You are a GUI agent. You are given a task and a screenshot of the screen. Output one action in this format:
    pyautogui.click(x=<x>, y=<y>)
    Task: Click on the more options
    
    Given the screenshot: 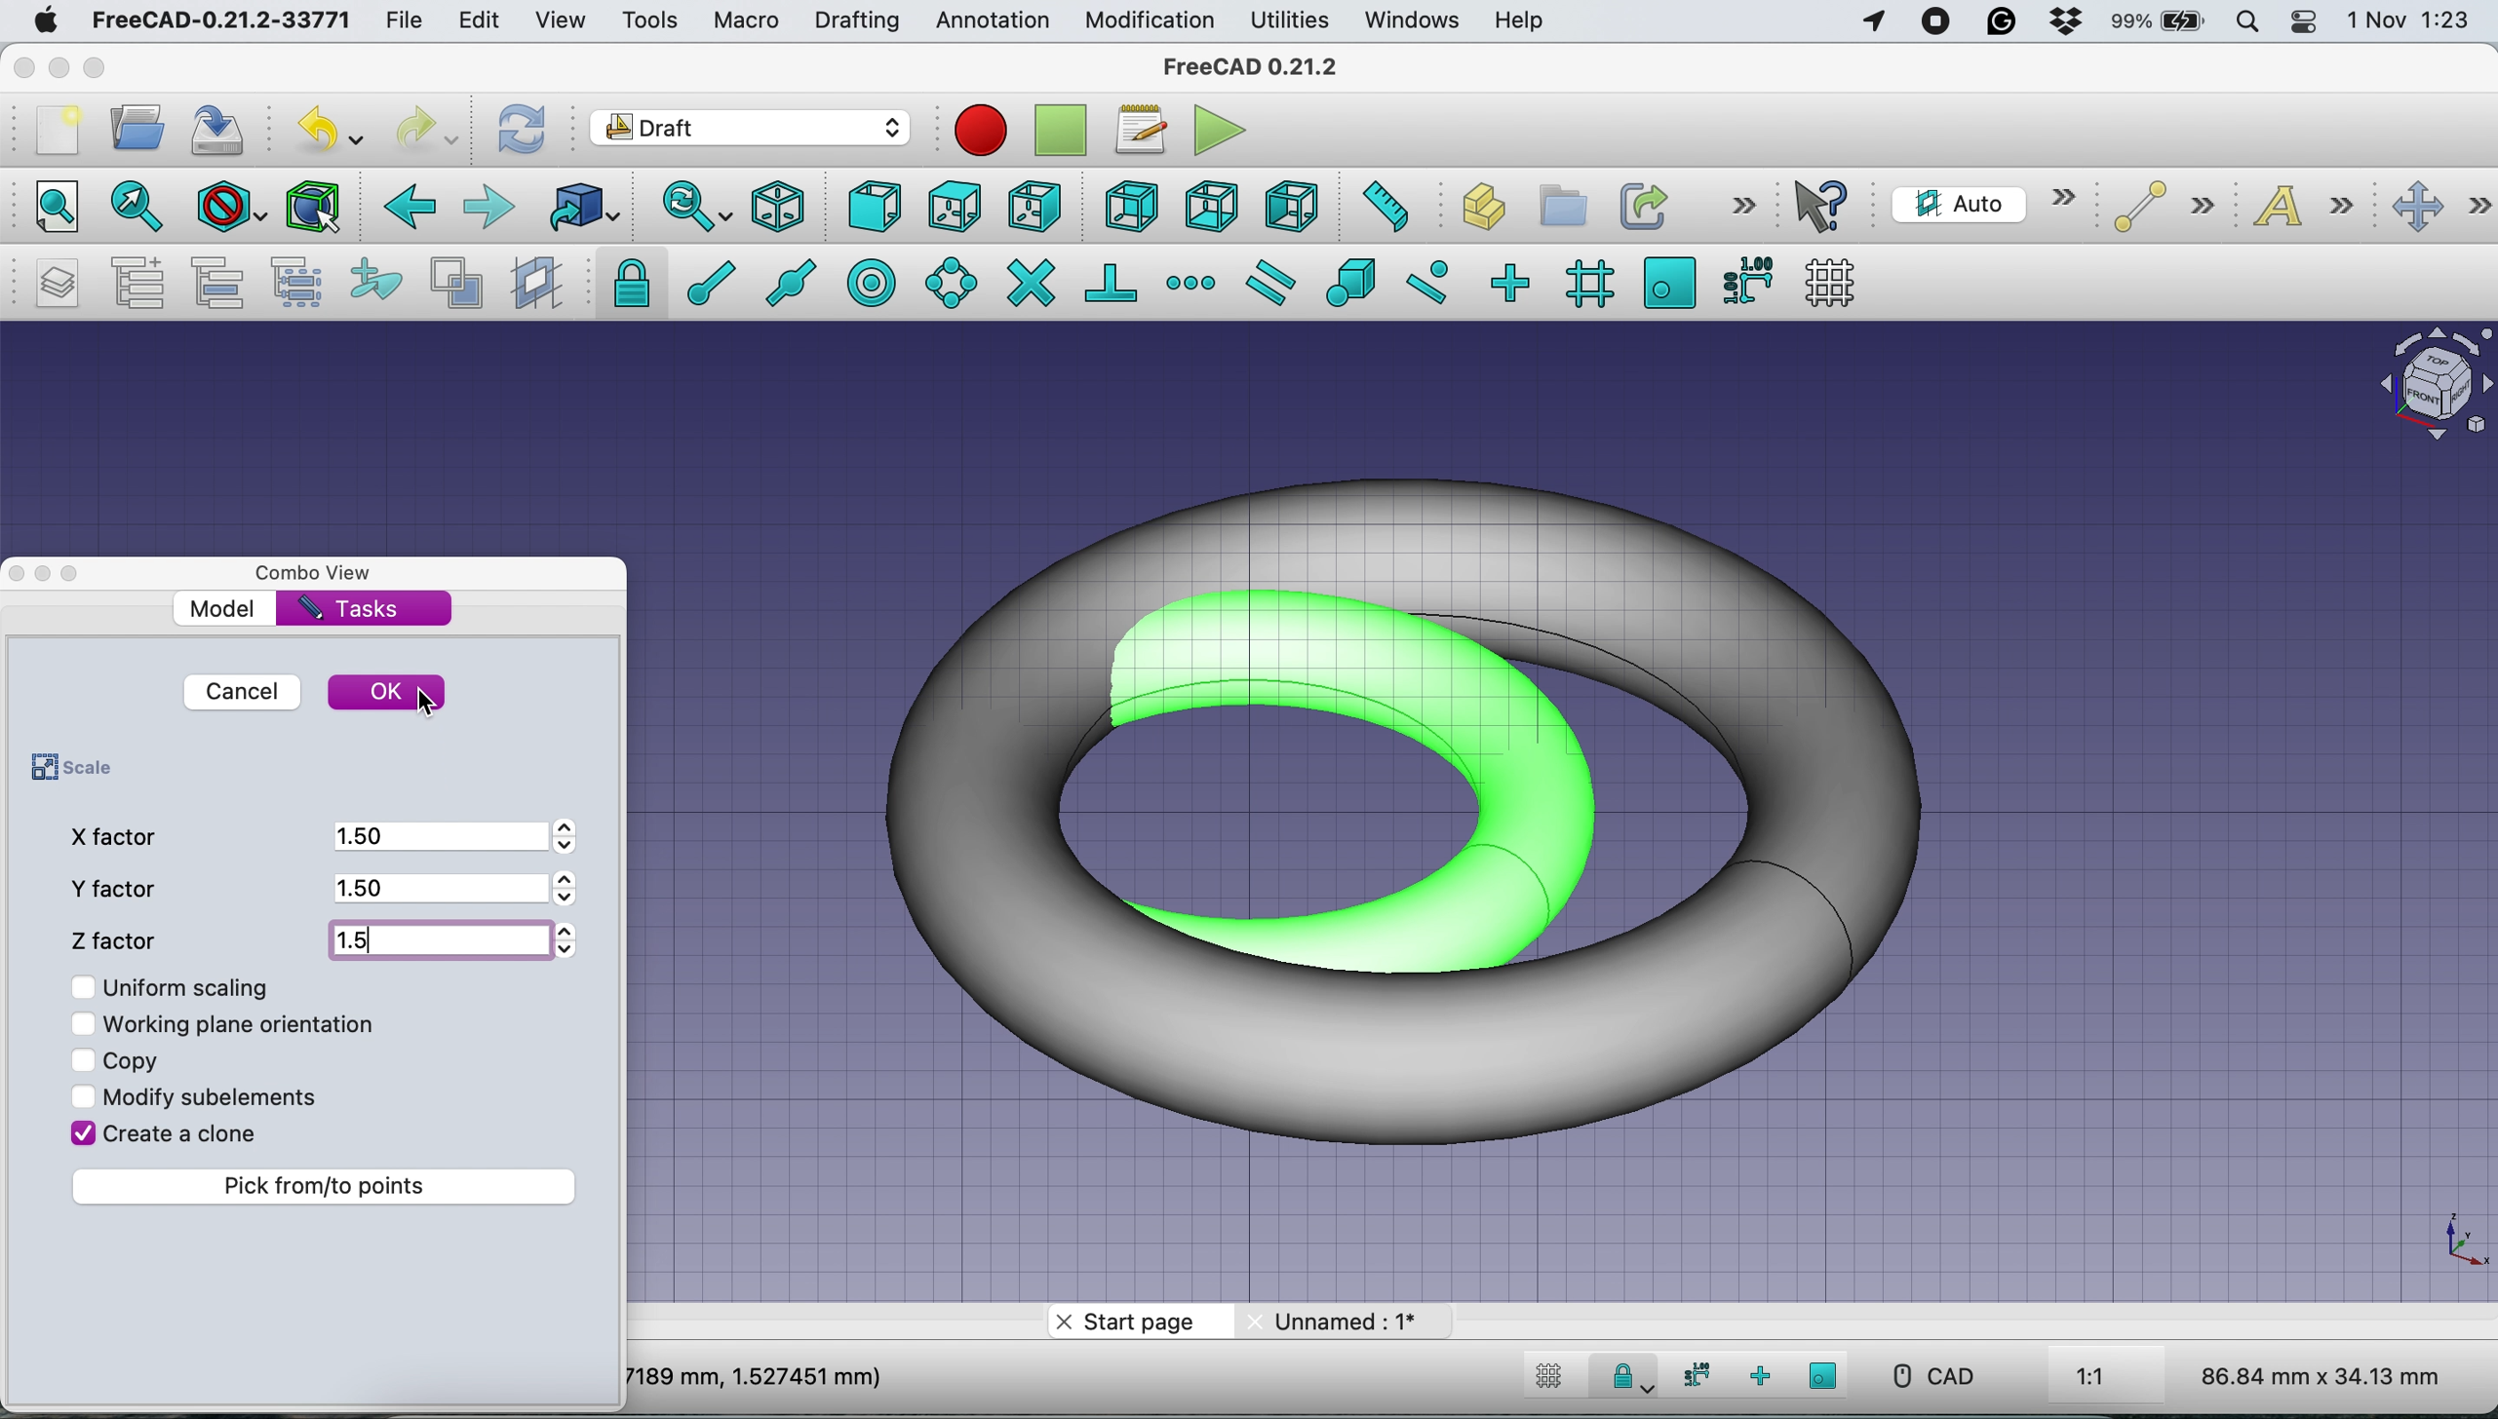 What is the action you would take?
    pyautogui.click(x=1739, y=206)
    